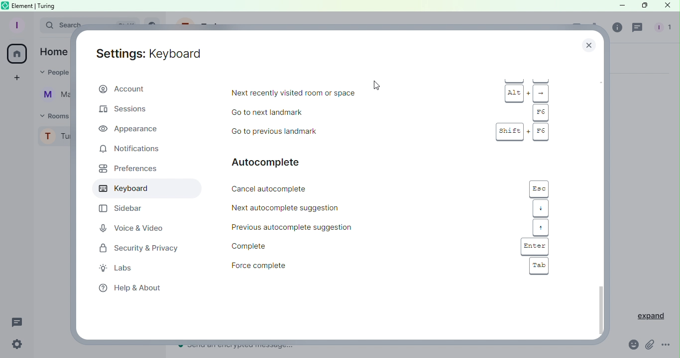 This screenshot has width=680, height=358. I want to click on Minimize, so click(621, 5).